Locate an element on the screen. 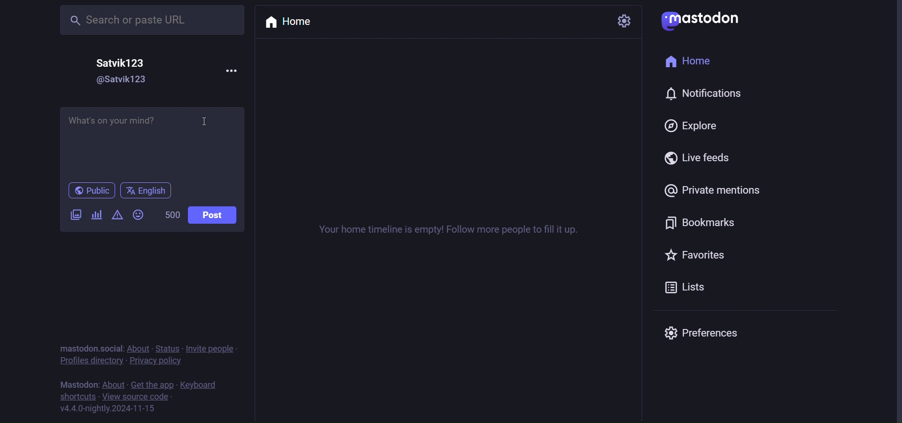  about is located at coordinates (140, 349).